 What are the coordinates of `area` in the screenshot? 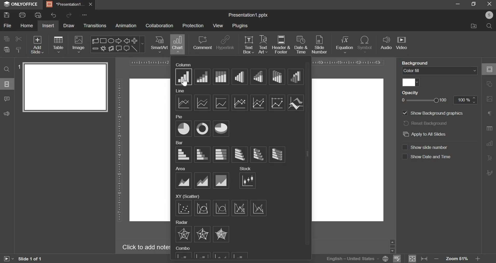 It's located at (181, 169).